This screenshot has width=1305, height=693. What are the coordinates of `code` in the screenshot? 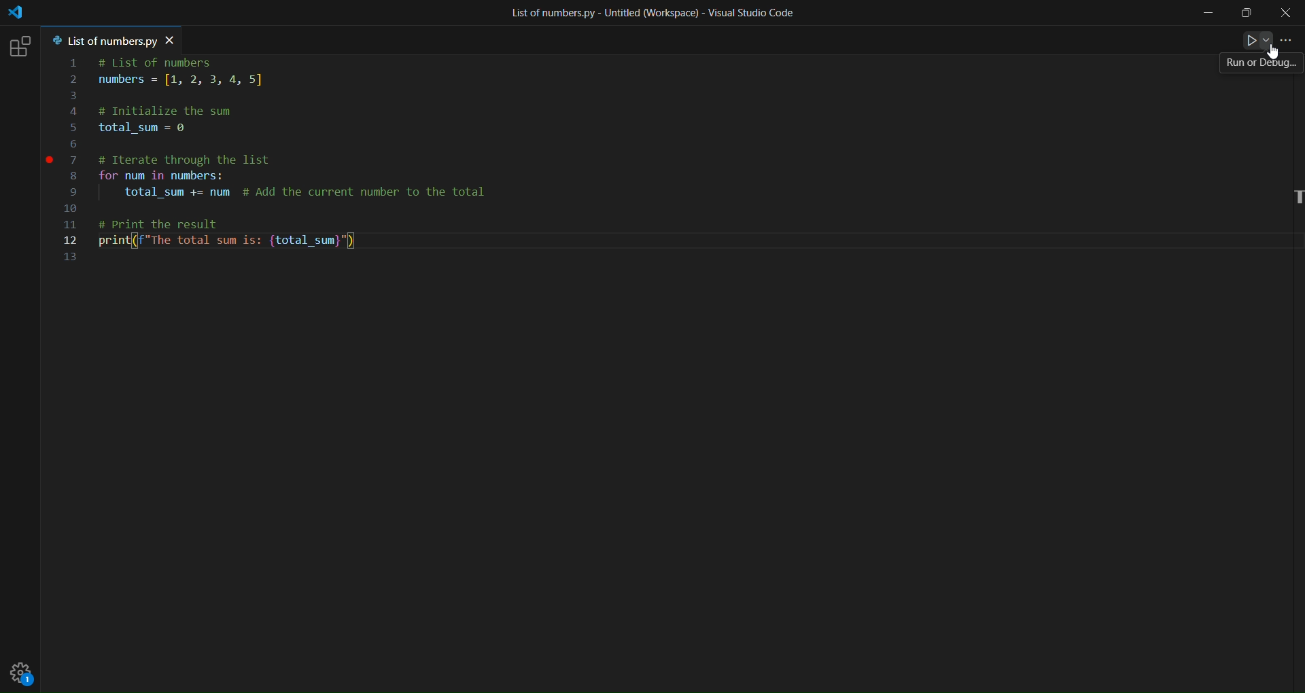 It's located at (297, 166).